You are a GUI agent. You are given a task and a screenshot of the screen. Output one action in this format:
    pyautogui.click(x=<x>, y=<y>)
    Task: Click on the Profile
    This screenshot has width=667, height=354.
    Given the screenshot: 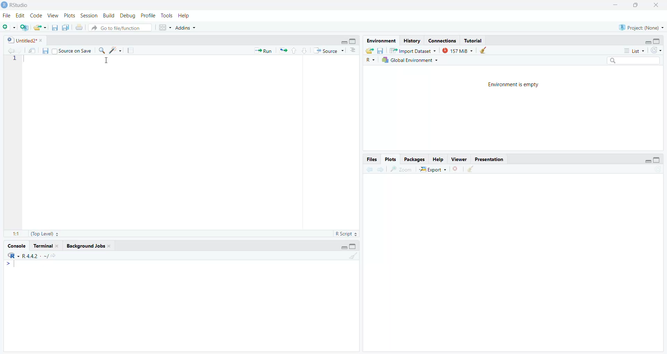 What is the action you would take?
    pyautogui.click(x=147, y=15)
    